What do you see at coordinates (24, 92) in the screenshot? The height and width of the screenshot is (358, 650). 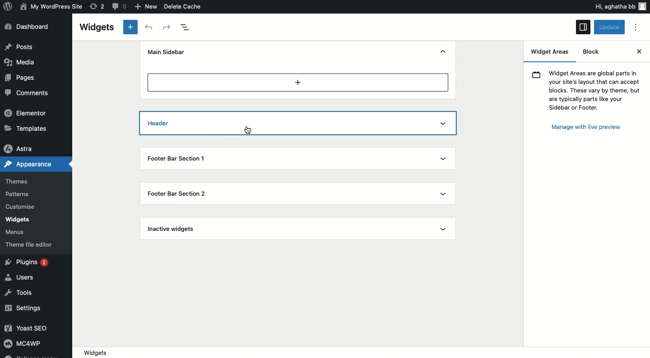 I see `Comments` at bounding box center [24, 92].